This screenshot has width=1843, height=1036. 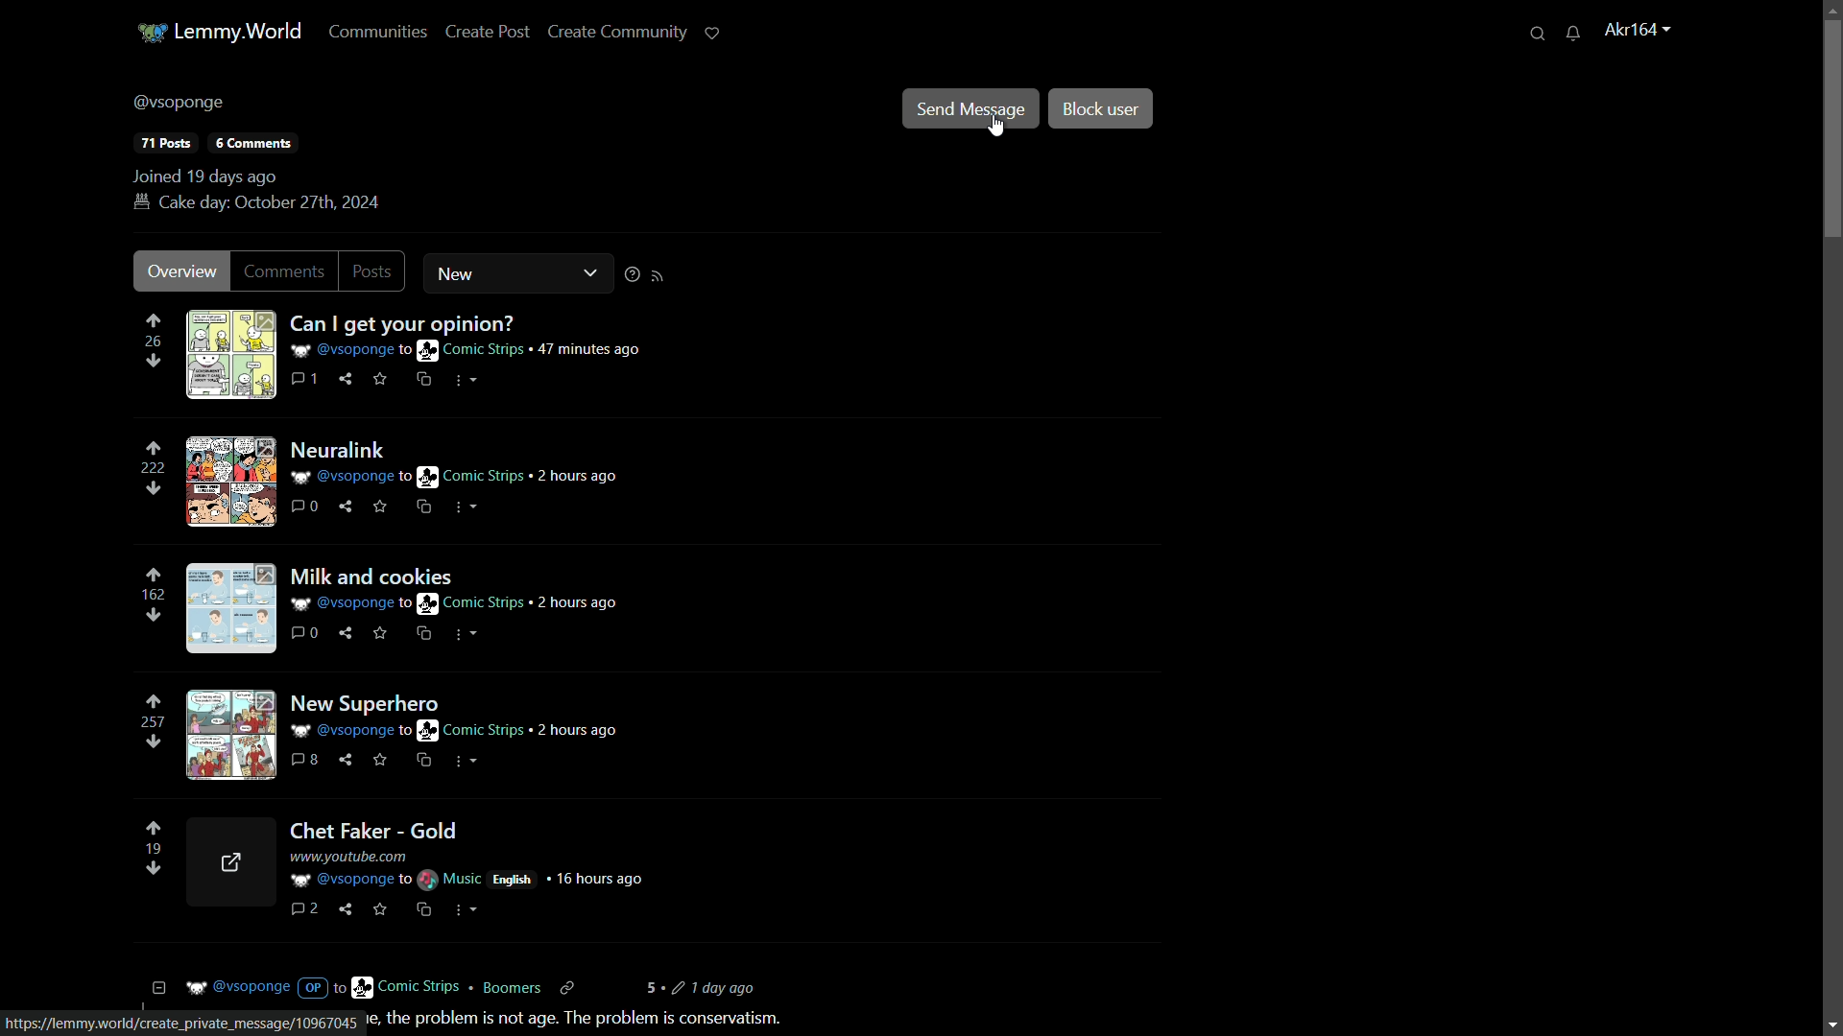 What do you see at coordinates (257, 202) in the screenshot?
I see `birthdate` at bounding box center [257, 202].